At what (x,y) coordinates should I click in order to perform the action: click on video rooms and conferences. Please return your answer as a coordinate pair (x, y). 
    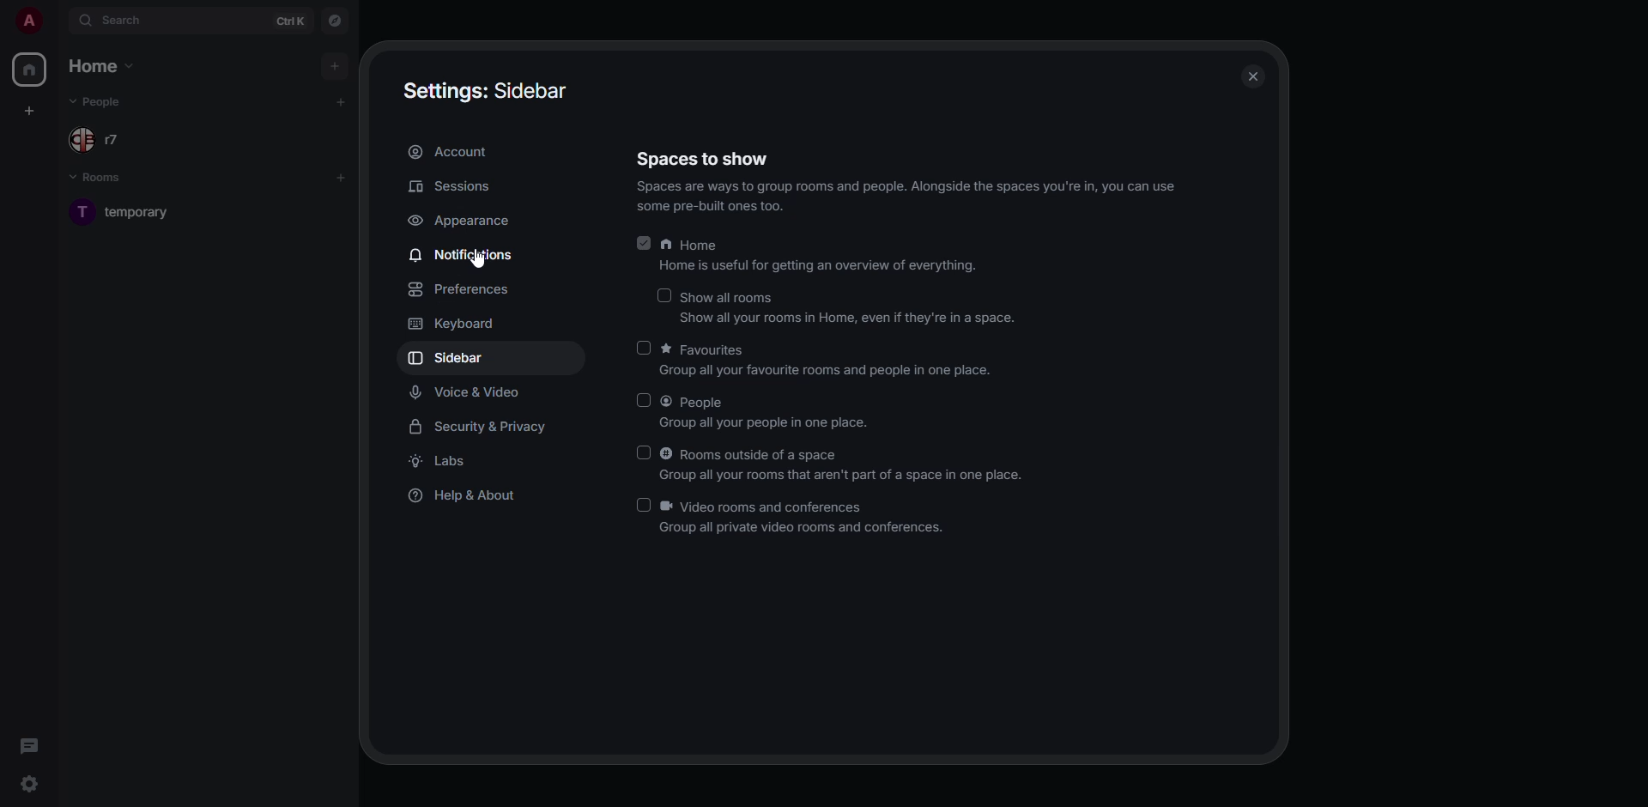
    Looking at the image, I should click on (805, 518).